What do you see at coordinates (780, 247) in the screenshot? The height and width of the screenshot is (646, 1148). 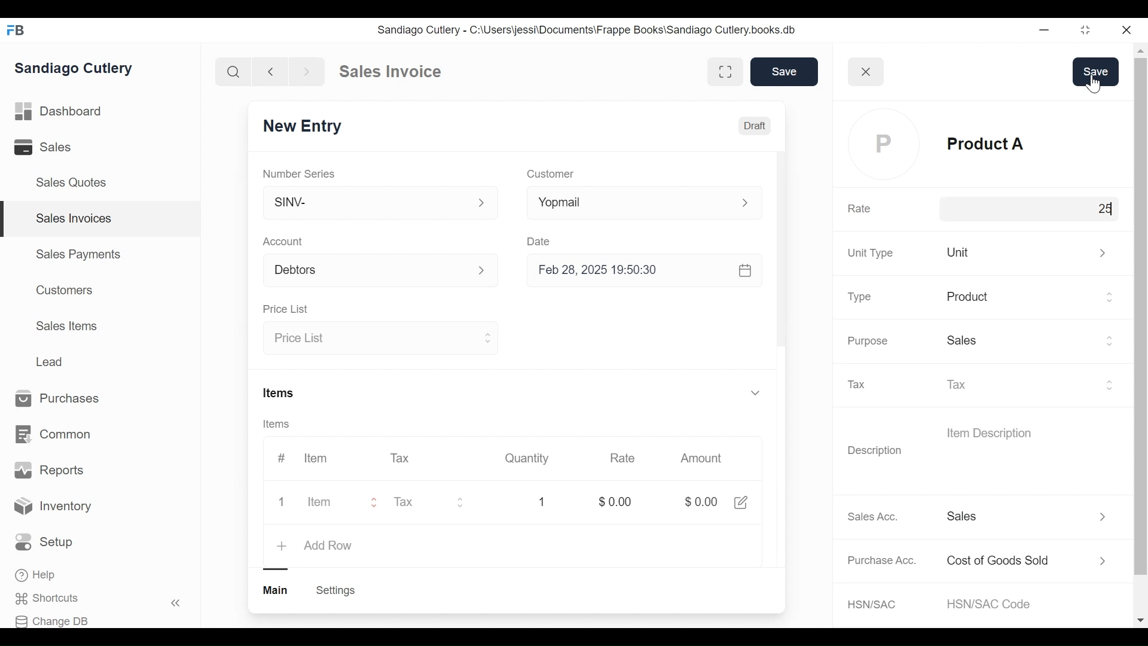 I see `scrollbar` at bounding box center [780, 247].